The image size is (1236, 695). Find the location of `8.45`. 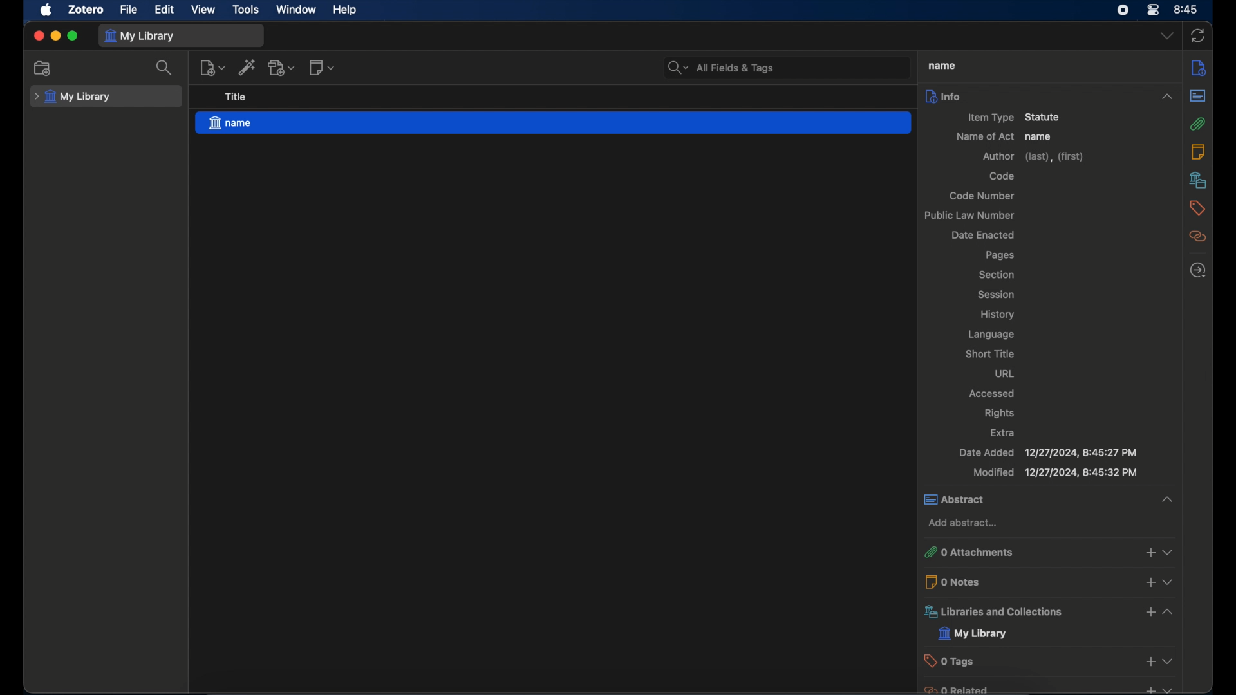

8.45 is located at coordinates (1186, 8).